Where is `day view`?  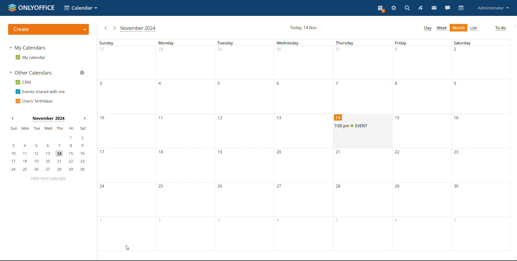
day view is located at coordinates (428, 28).